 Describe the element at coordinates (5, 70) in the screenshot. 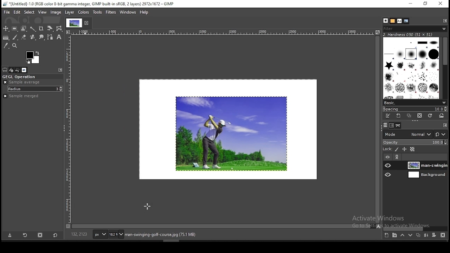

I see `tool options` at that location.